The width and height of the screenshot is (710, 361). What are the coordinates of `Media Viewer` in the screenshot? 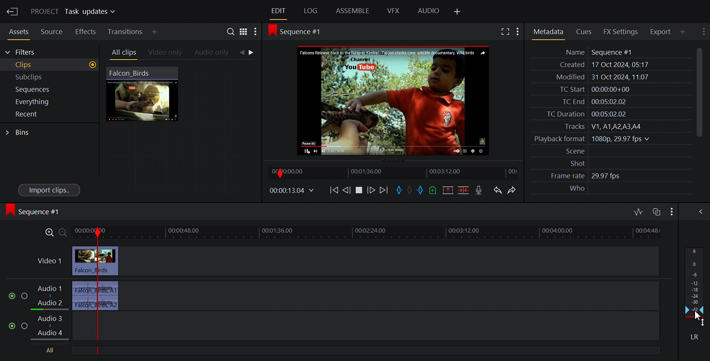 It's located at (393, 100).